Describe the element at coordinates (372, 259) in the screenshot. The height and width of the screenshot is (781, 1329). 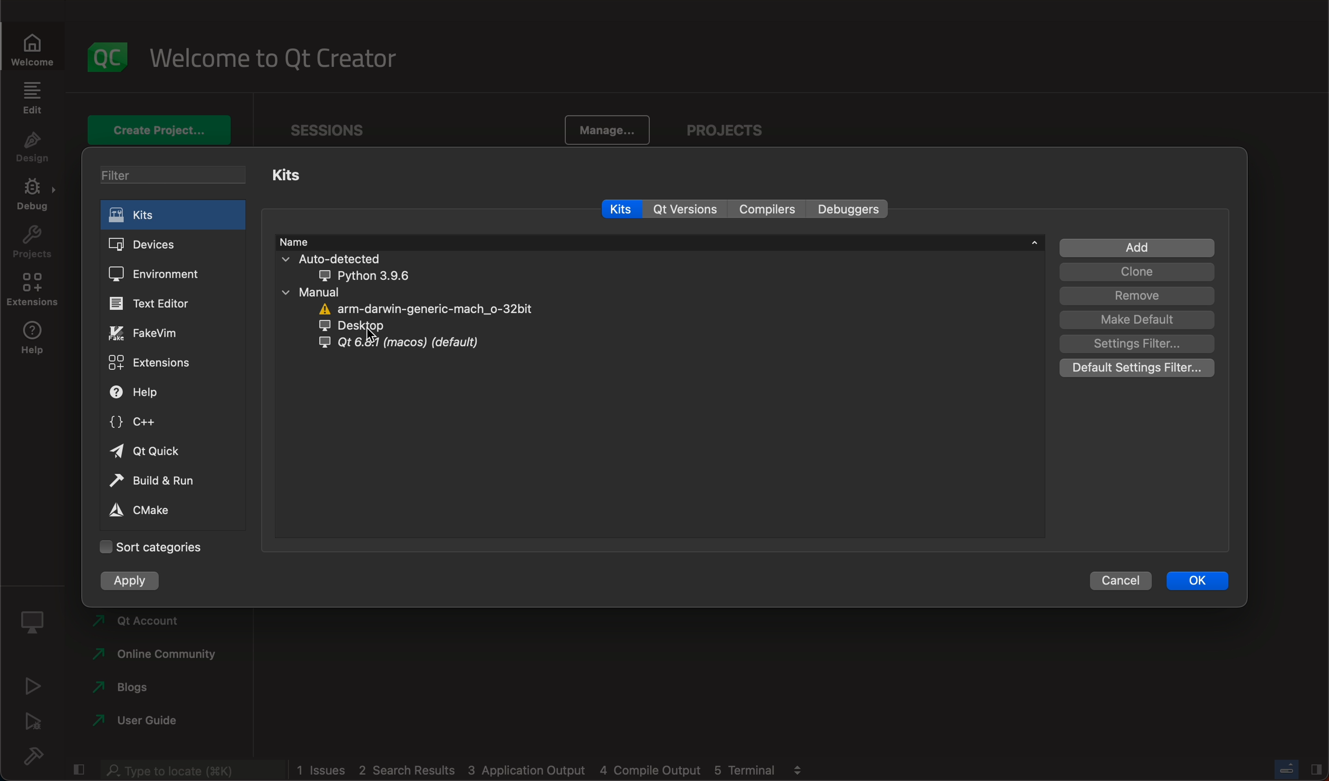
I see `auto detected ` at that location.